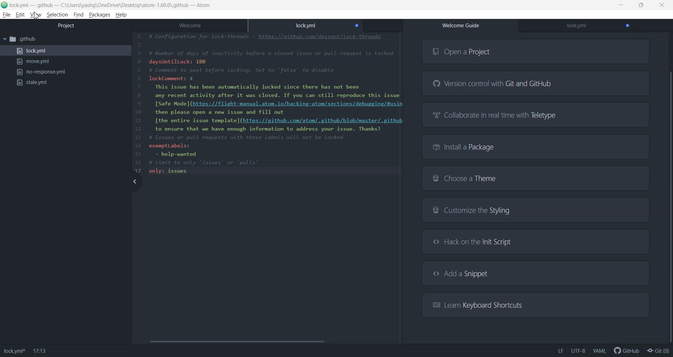 This screenshot has height=357, width=673. I want to click on Welcome guide, so click(461, 26).